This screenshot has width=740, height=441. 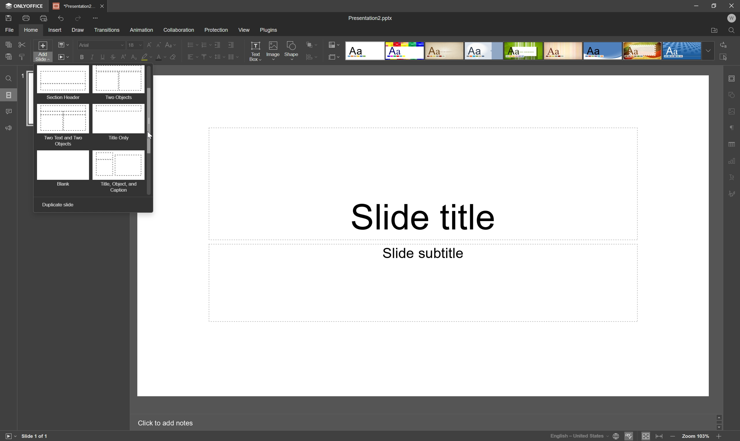 I want to click on Align shape, so click(x=313, y=43).